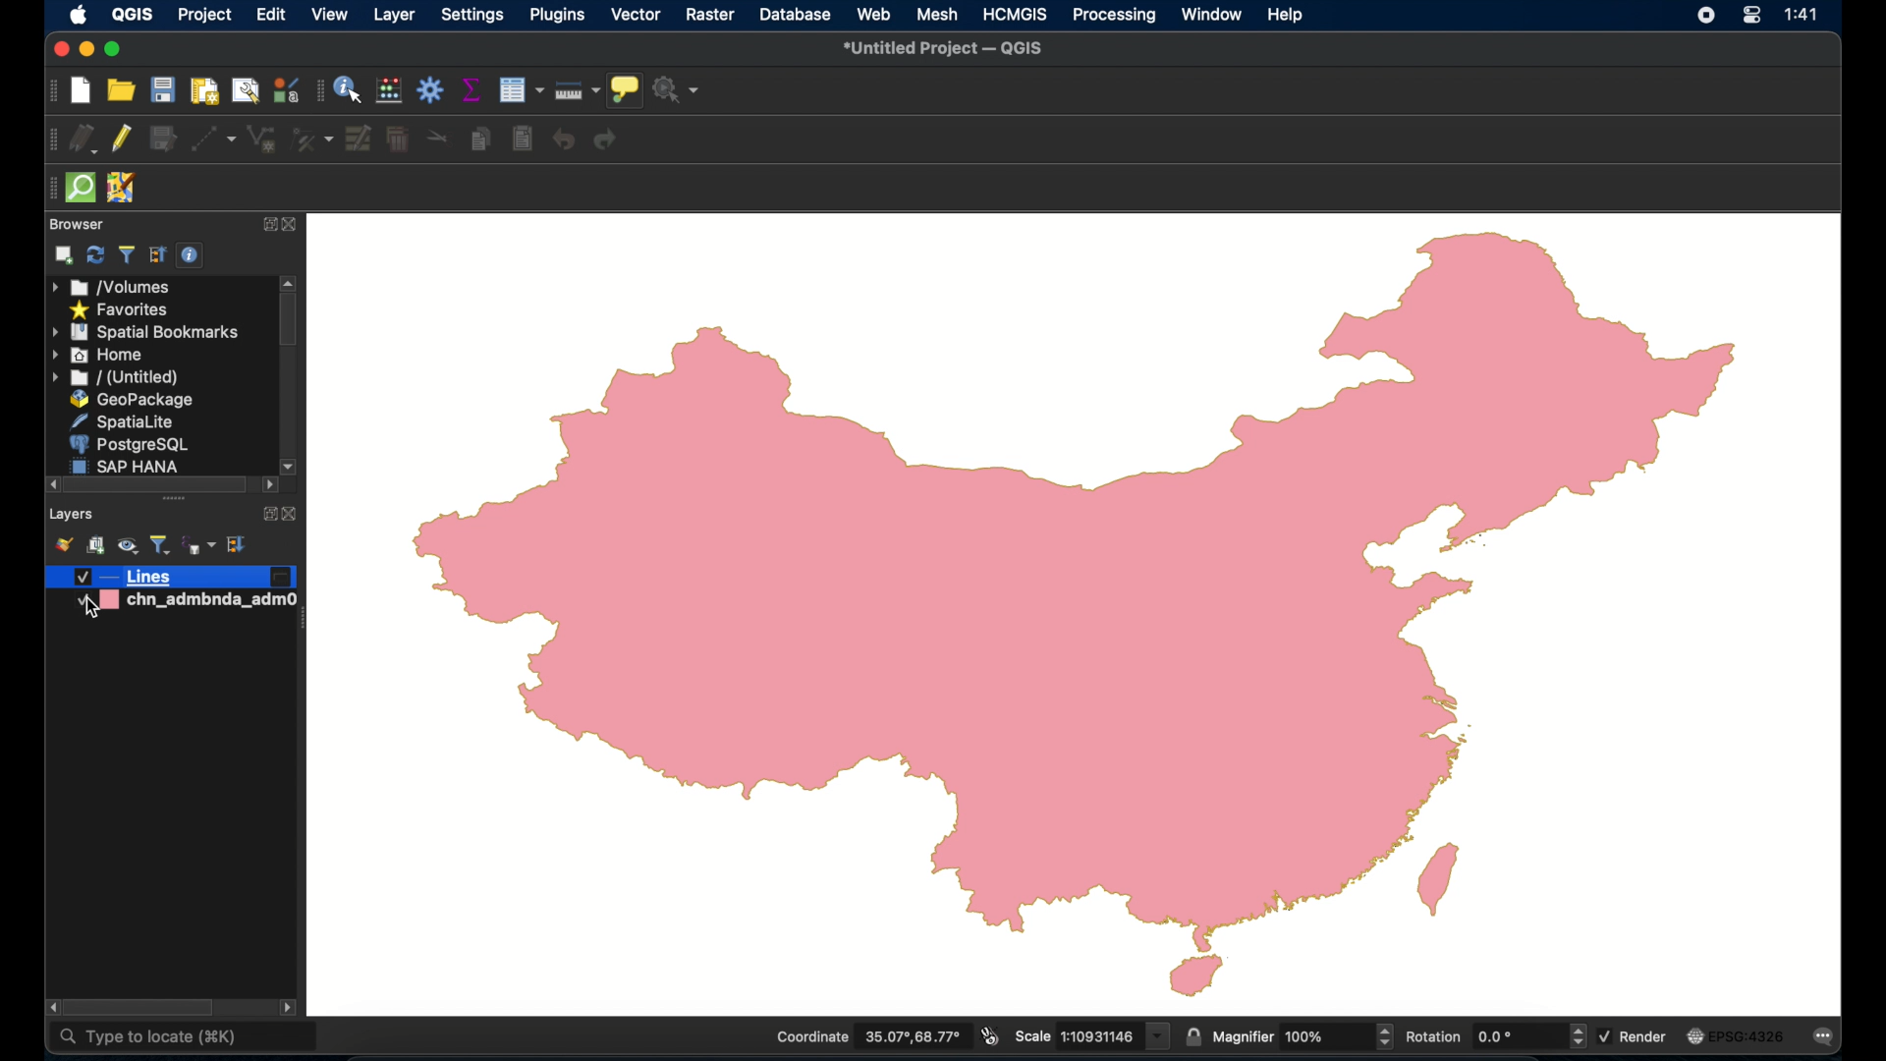  Describe the element at coordinates (990, 1035) in the screenshot. I see `toggle extents and mouse display position` at that location.